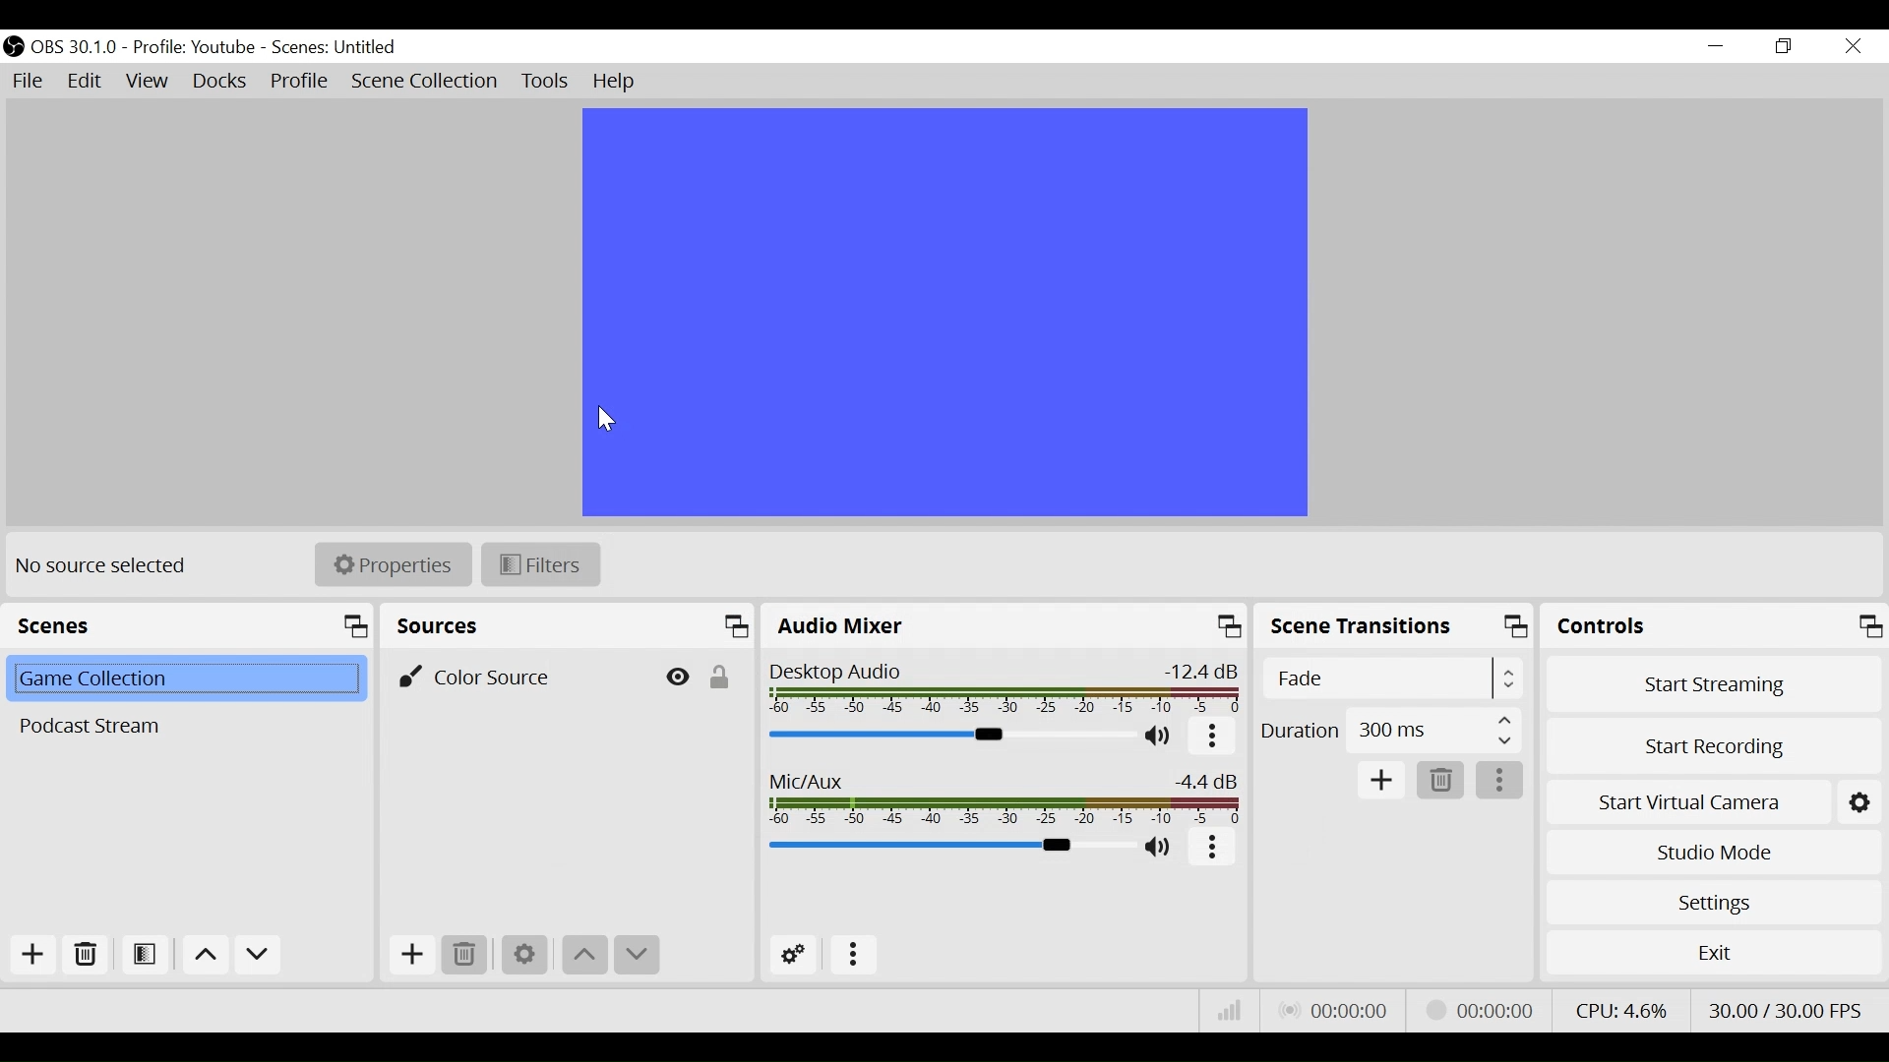 Image resolution: width=1889 pixels, height=1062 pixels. What do you see at coordinates (1211, 737) in the screenshot?
I see `More options` at bounding box center [1211, 737].